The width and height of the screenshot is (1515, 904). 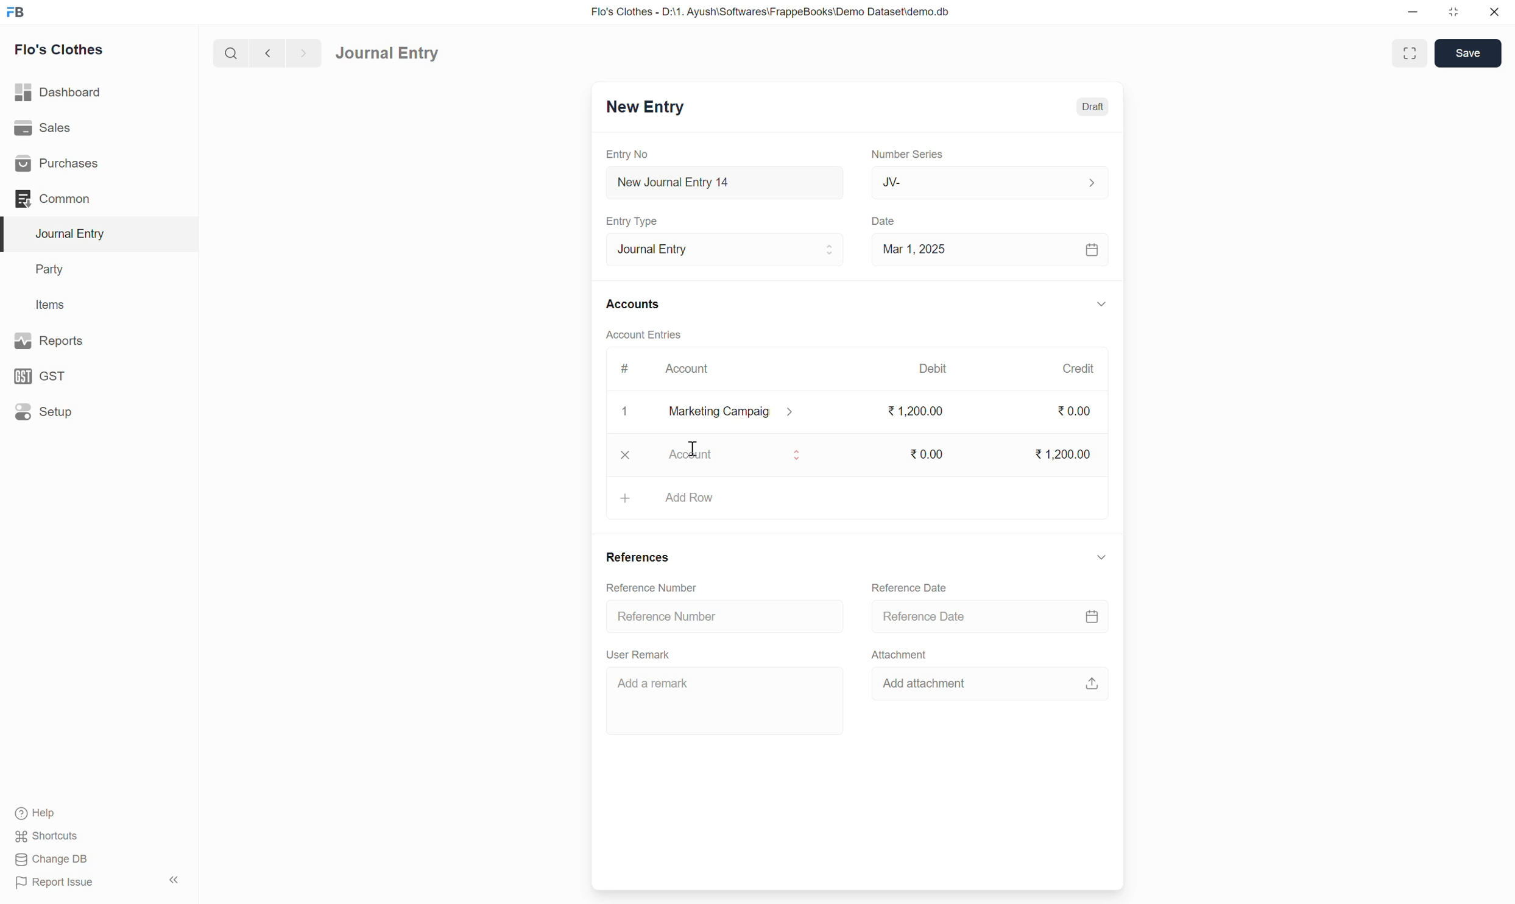 I want to click on References, so click(x=648, y=560).